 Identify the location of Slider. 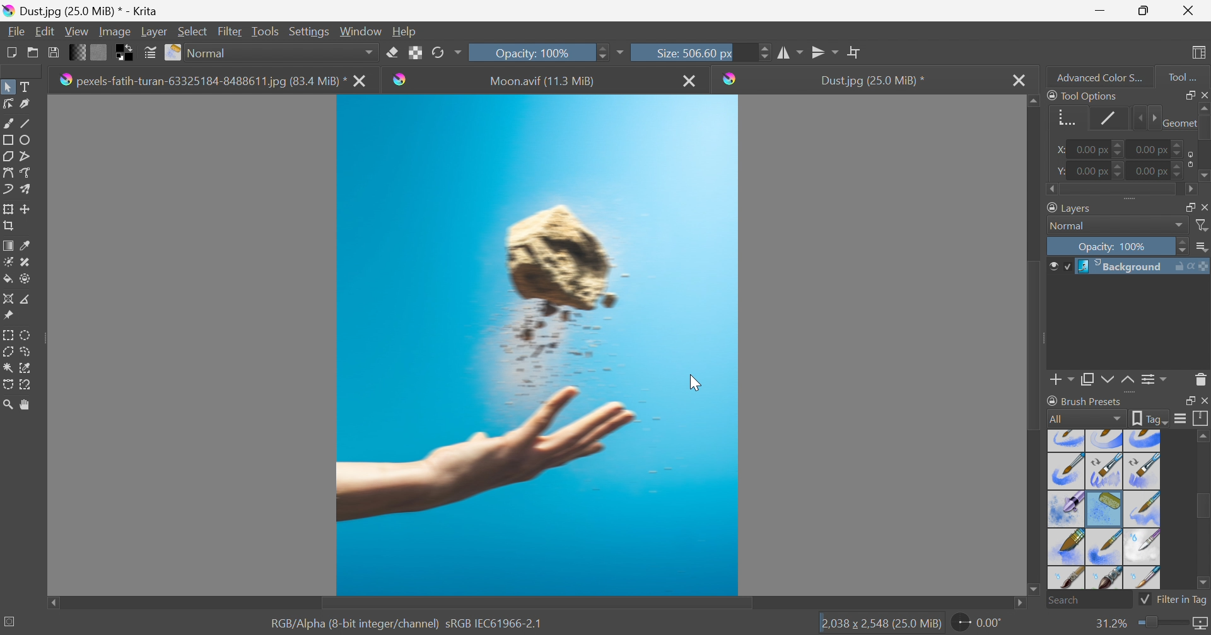
(1179, 173).